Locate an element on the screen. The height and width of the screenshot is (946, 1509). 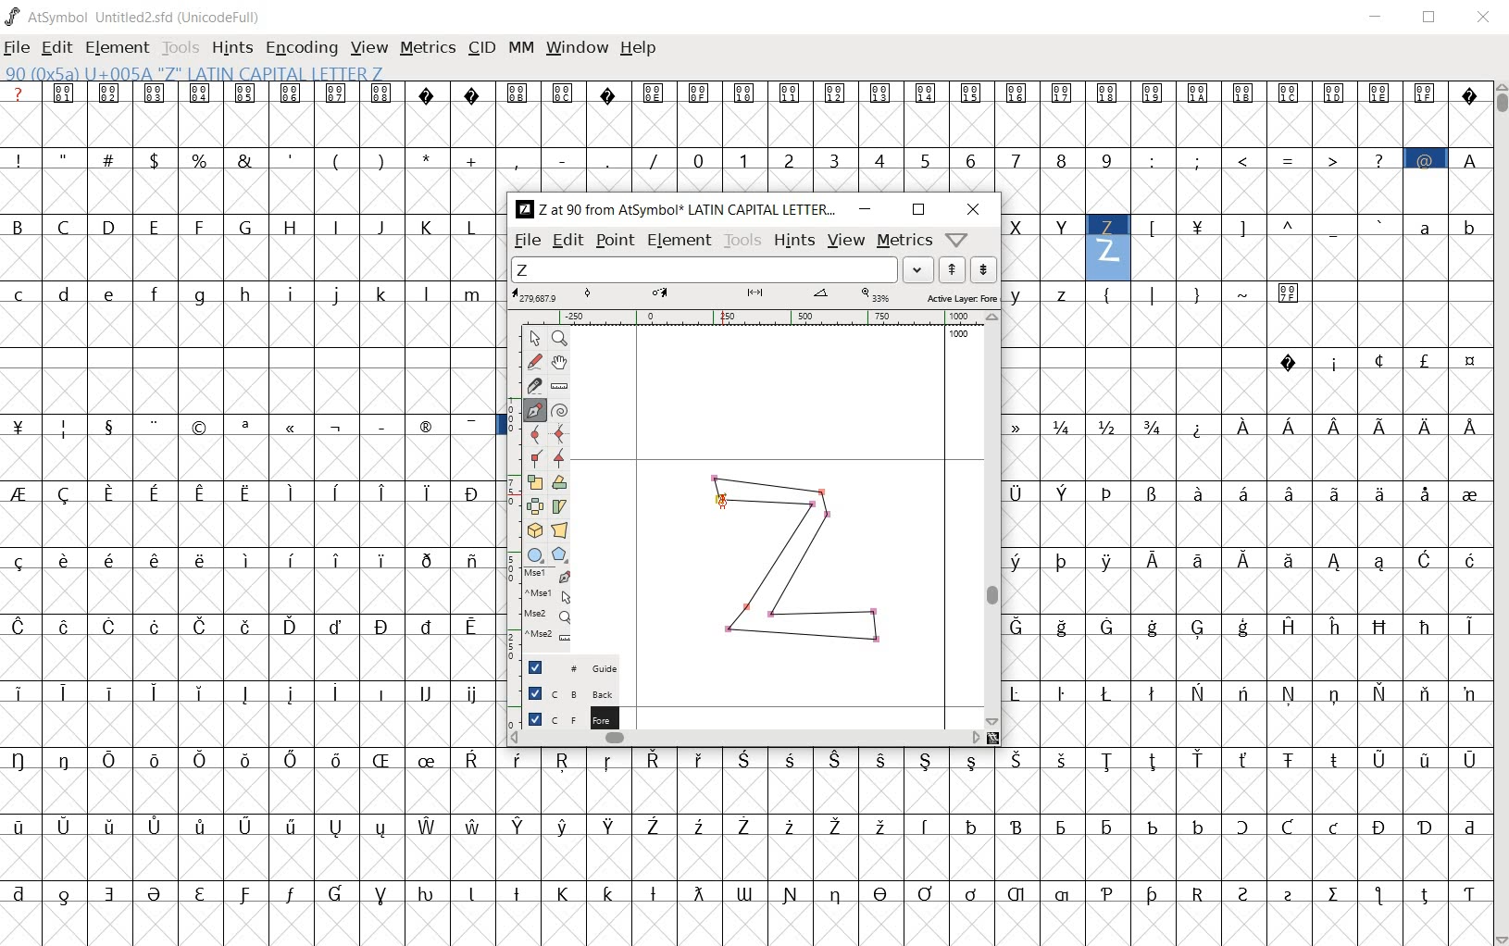
close is located at coordinates (1484, 16).